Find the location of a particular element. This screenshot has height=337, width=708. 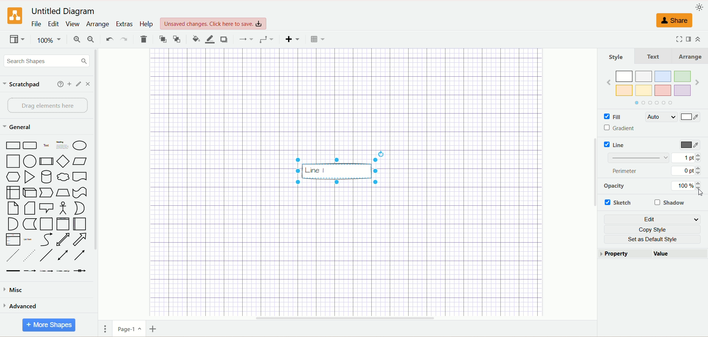

United Diagram is located at coordinates (63, 11).